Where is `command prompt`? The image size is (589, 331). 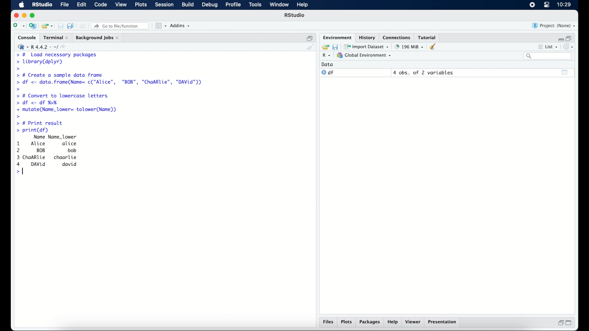
command prompt is located at coordinates (17, 69).